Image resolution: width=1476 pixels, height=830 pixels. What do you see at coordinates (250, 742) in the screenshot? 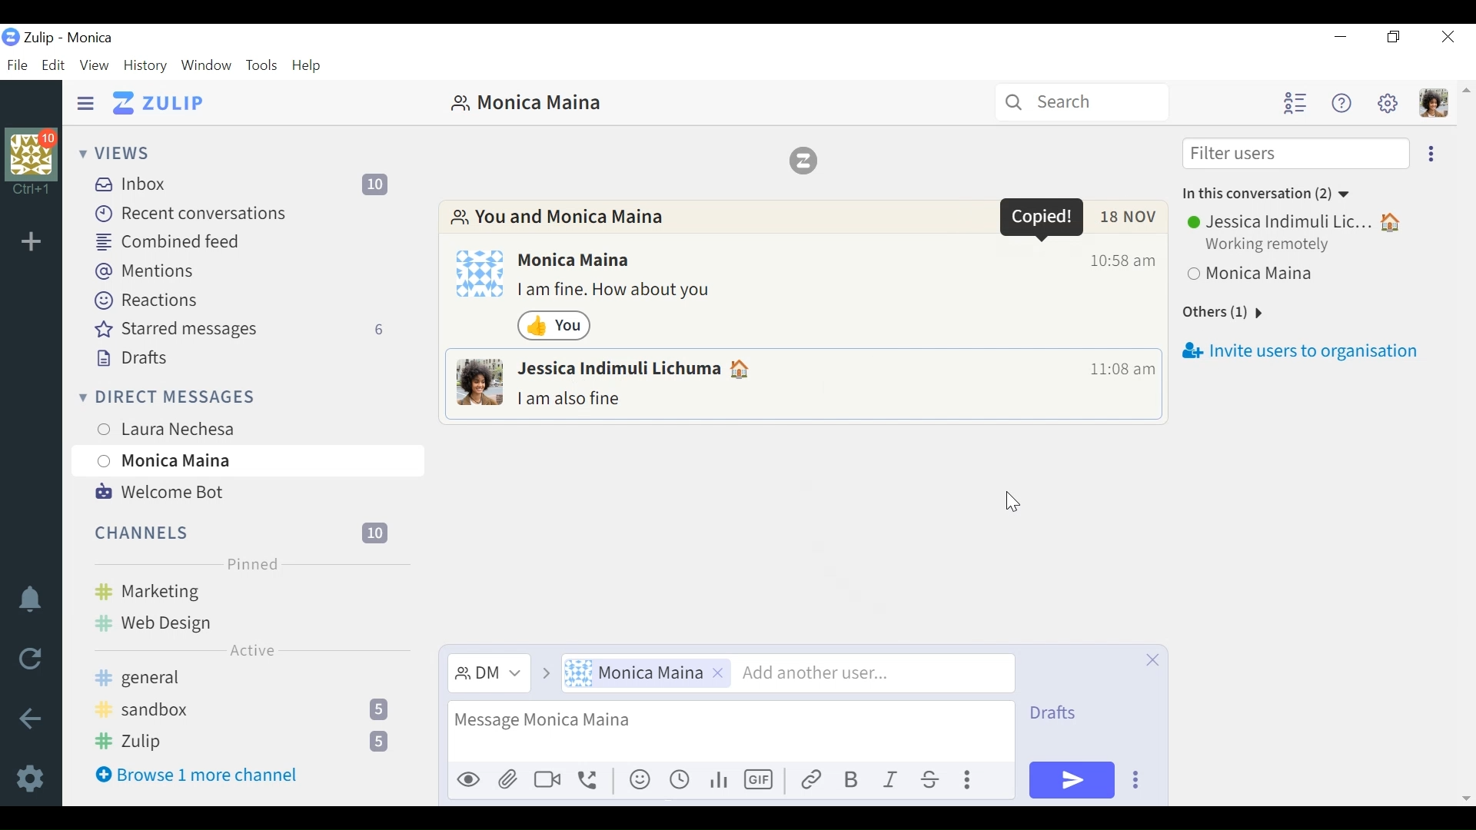
I see `Zulip` at bounding box center [250, 742].